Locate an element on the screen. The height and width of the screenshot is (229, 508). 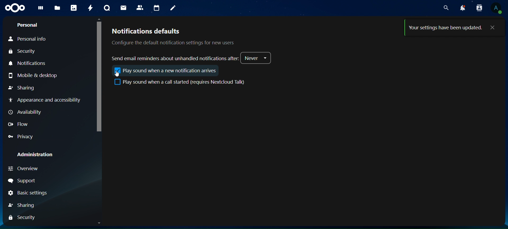
calendar is located at coordinates (156, 8).